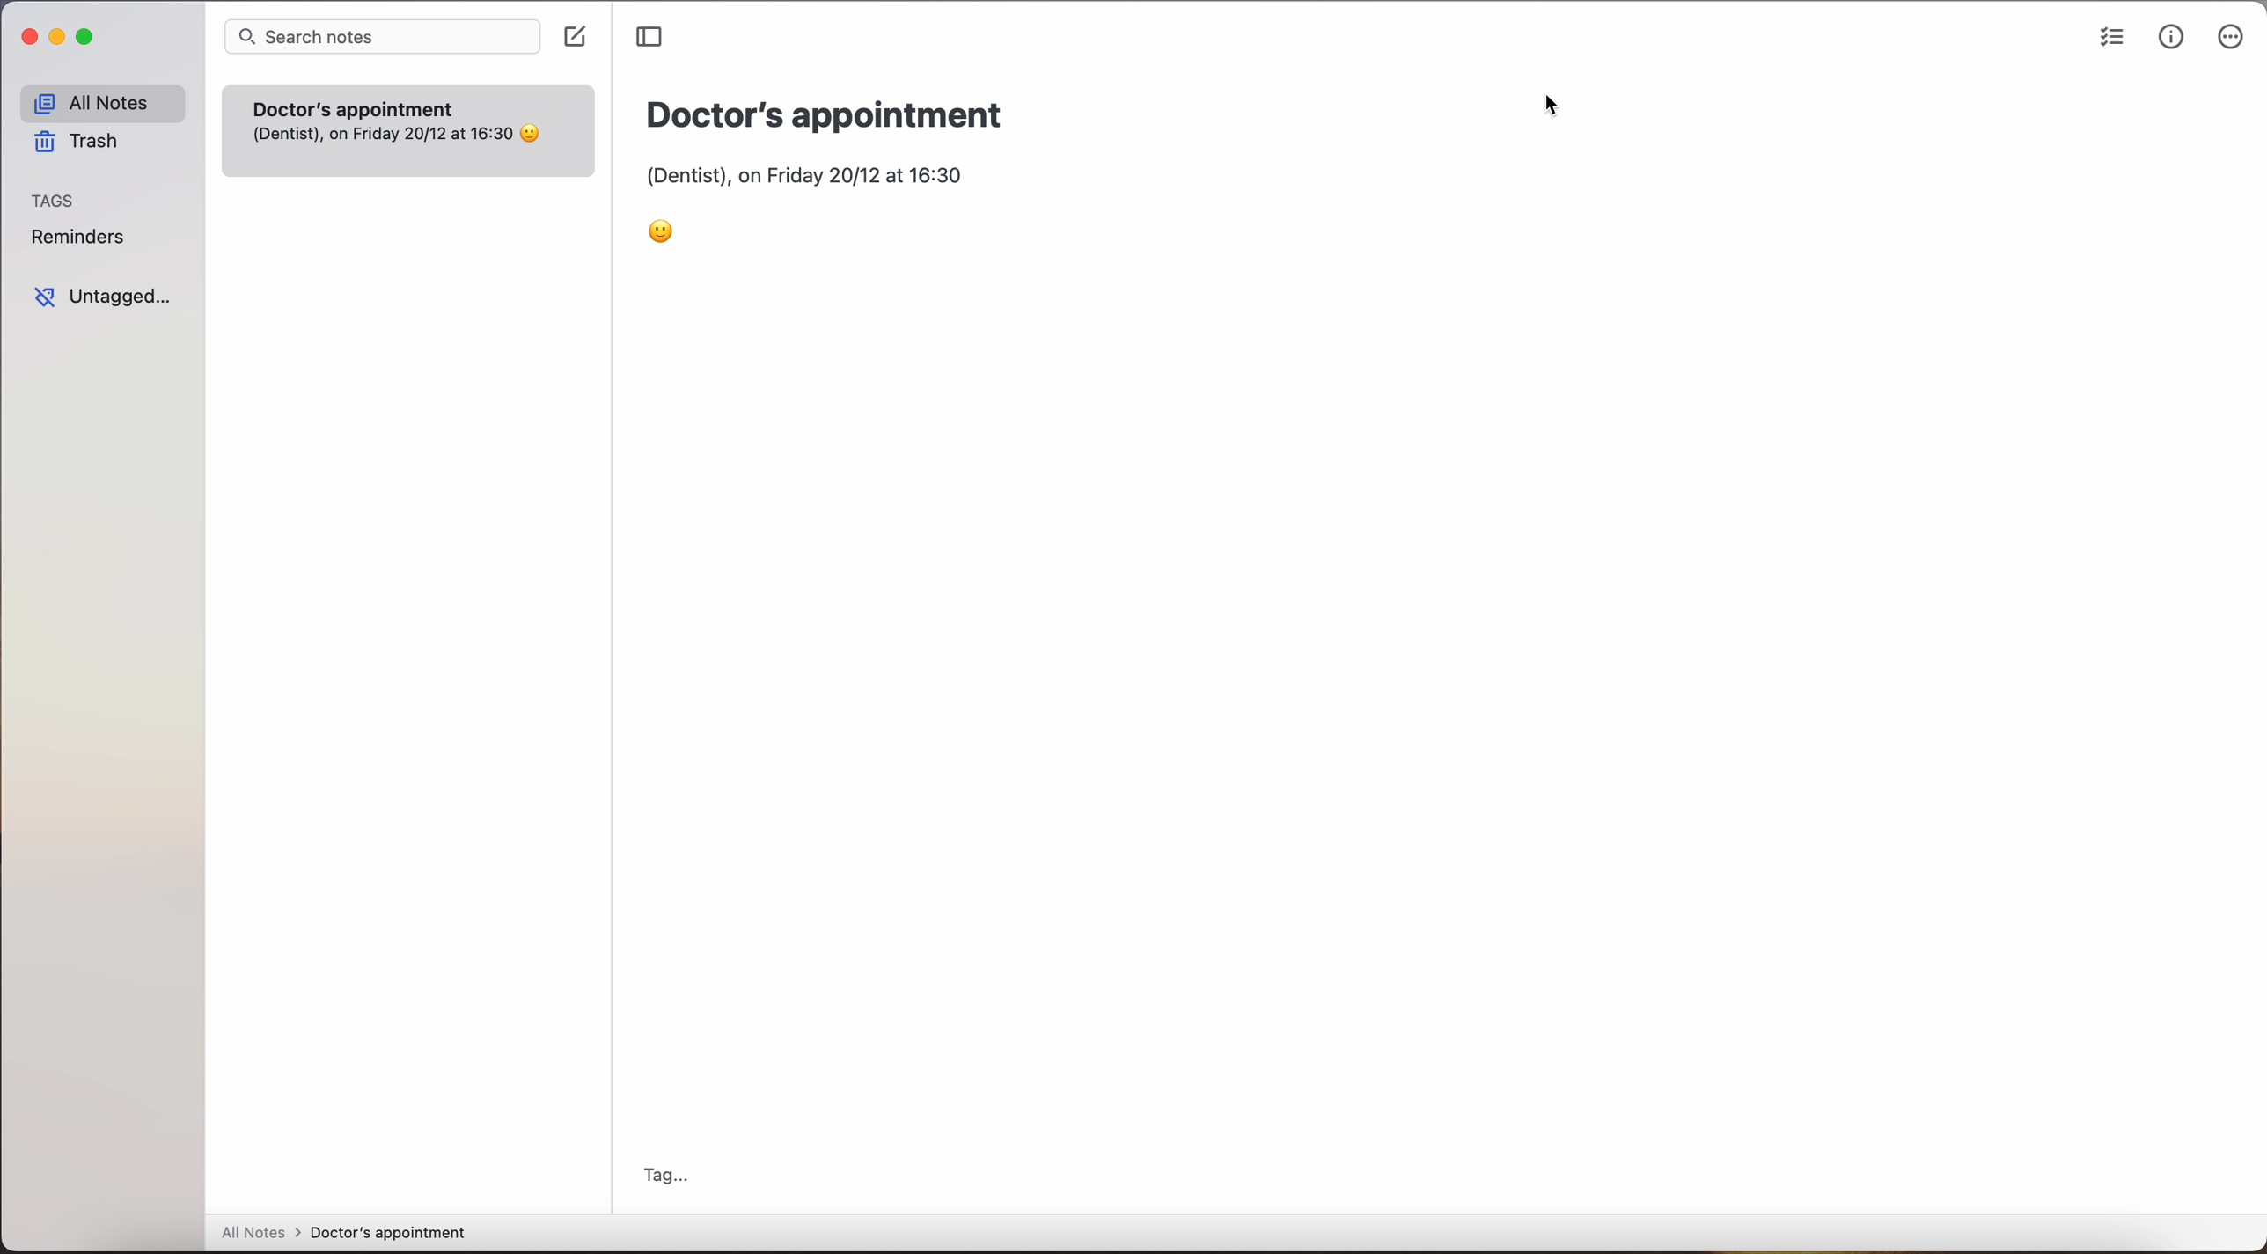 The image size is (2267, 1254). Describe the element at coordinates (574, 37) in the screenshot. I see `create note` at that location.